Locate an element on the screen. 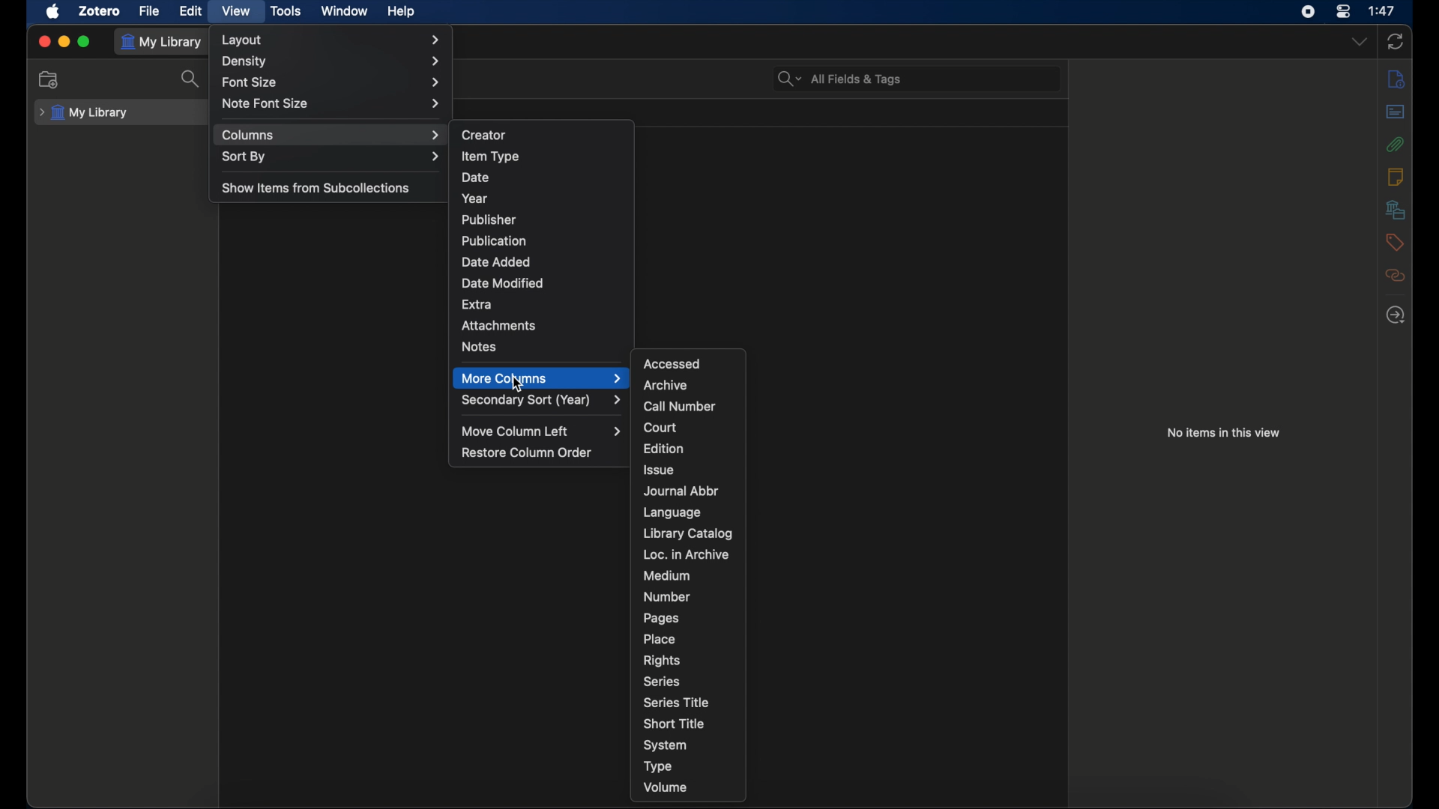 This screenshot has width=1439, height=809. volume is located at coordinates (666, 787).